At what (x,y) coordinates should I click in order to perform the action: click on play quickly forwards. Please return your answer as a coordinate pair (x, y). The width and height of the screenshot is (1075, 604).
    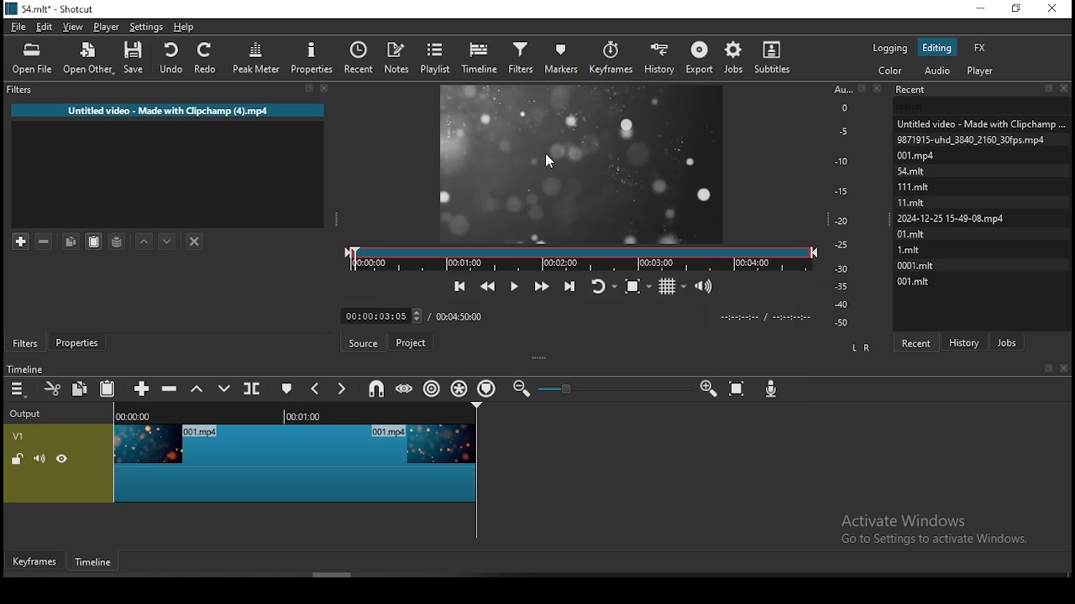
    Looking at the image, I should click on (539, 284).